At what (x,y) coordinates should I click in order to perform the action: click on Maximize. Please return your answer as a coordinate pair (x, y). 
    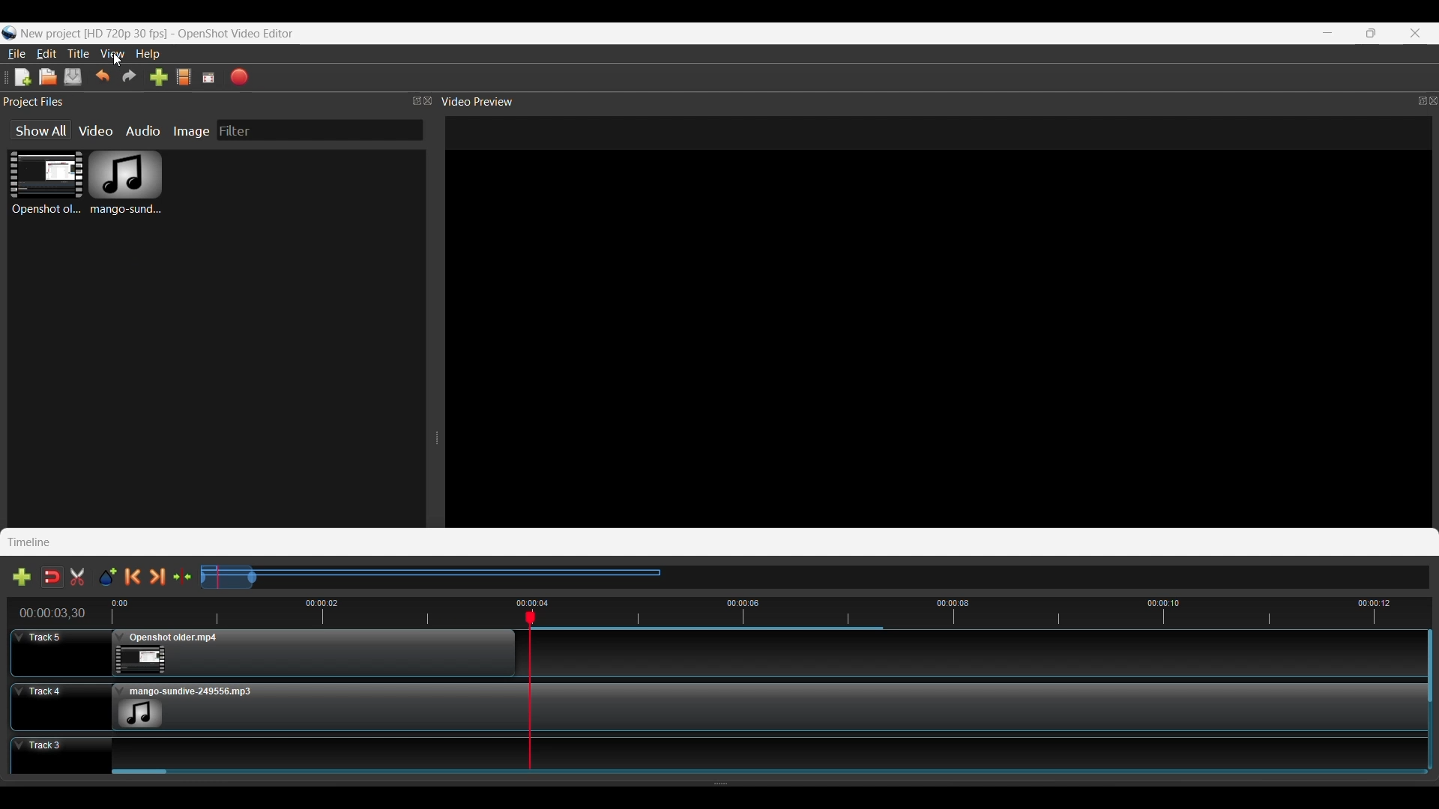
    Looking at the image, I should click on (1372, 33).